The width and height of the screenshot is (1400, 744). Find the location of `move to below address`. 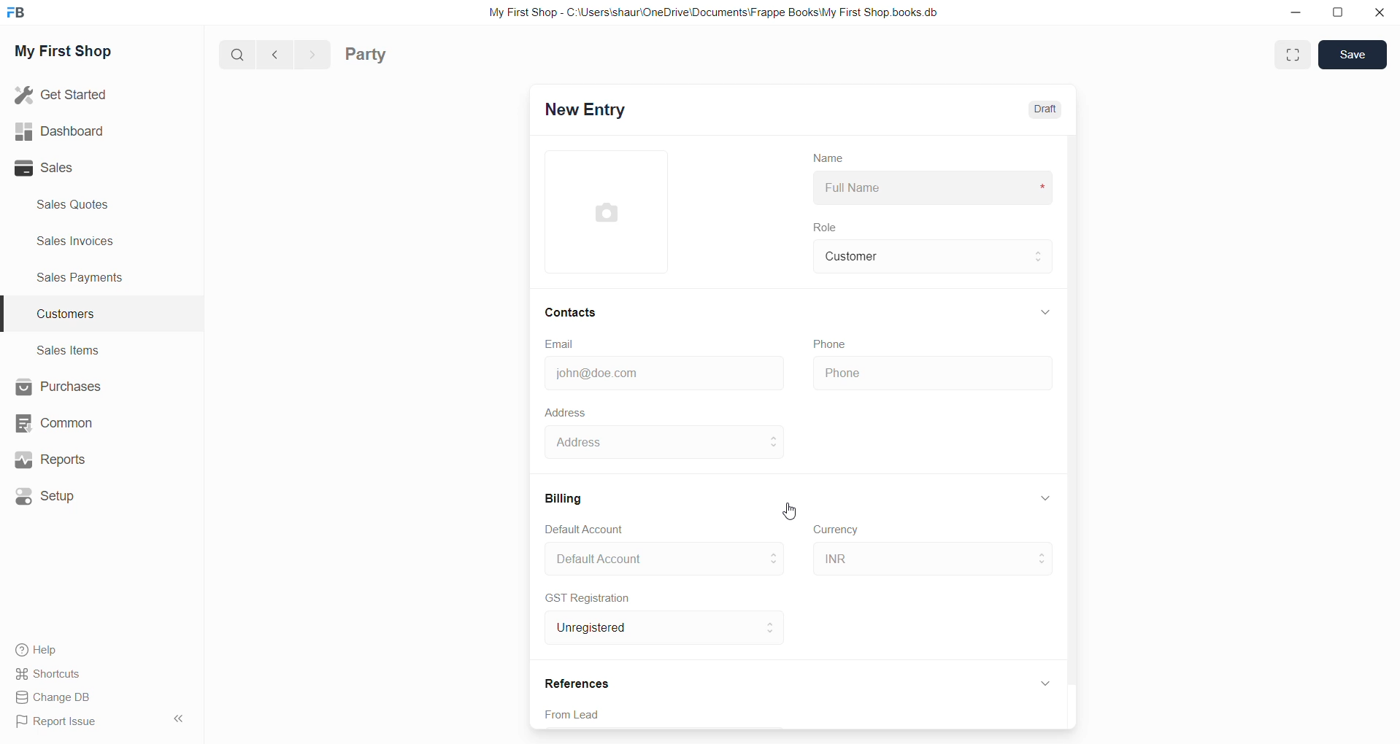

move to below address is located at coordinates (776, 449).